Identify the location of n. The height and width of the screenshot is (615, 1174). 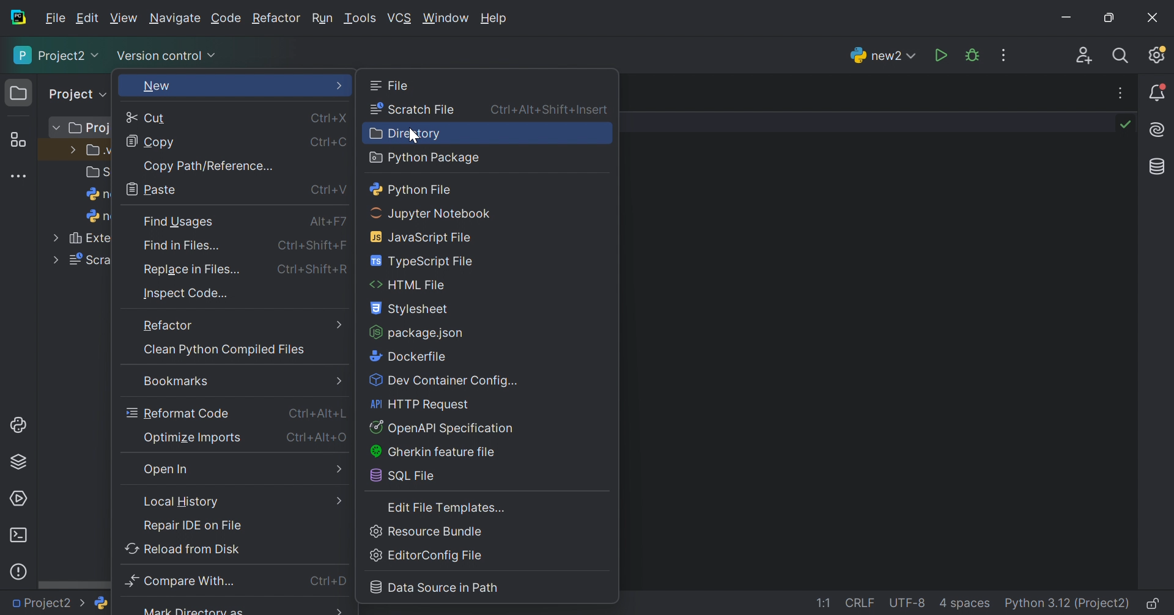
(98, 216).